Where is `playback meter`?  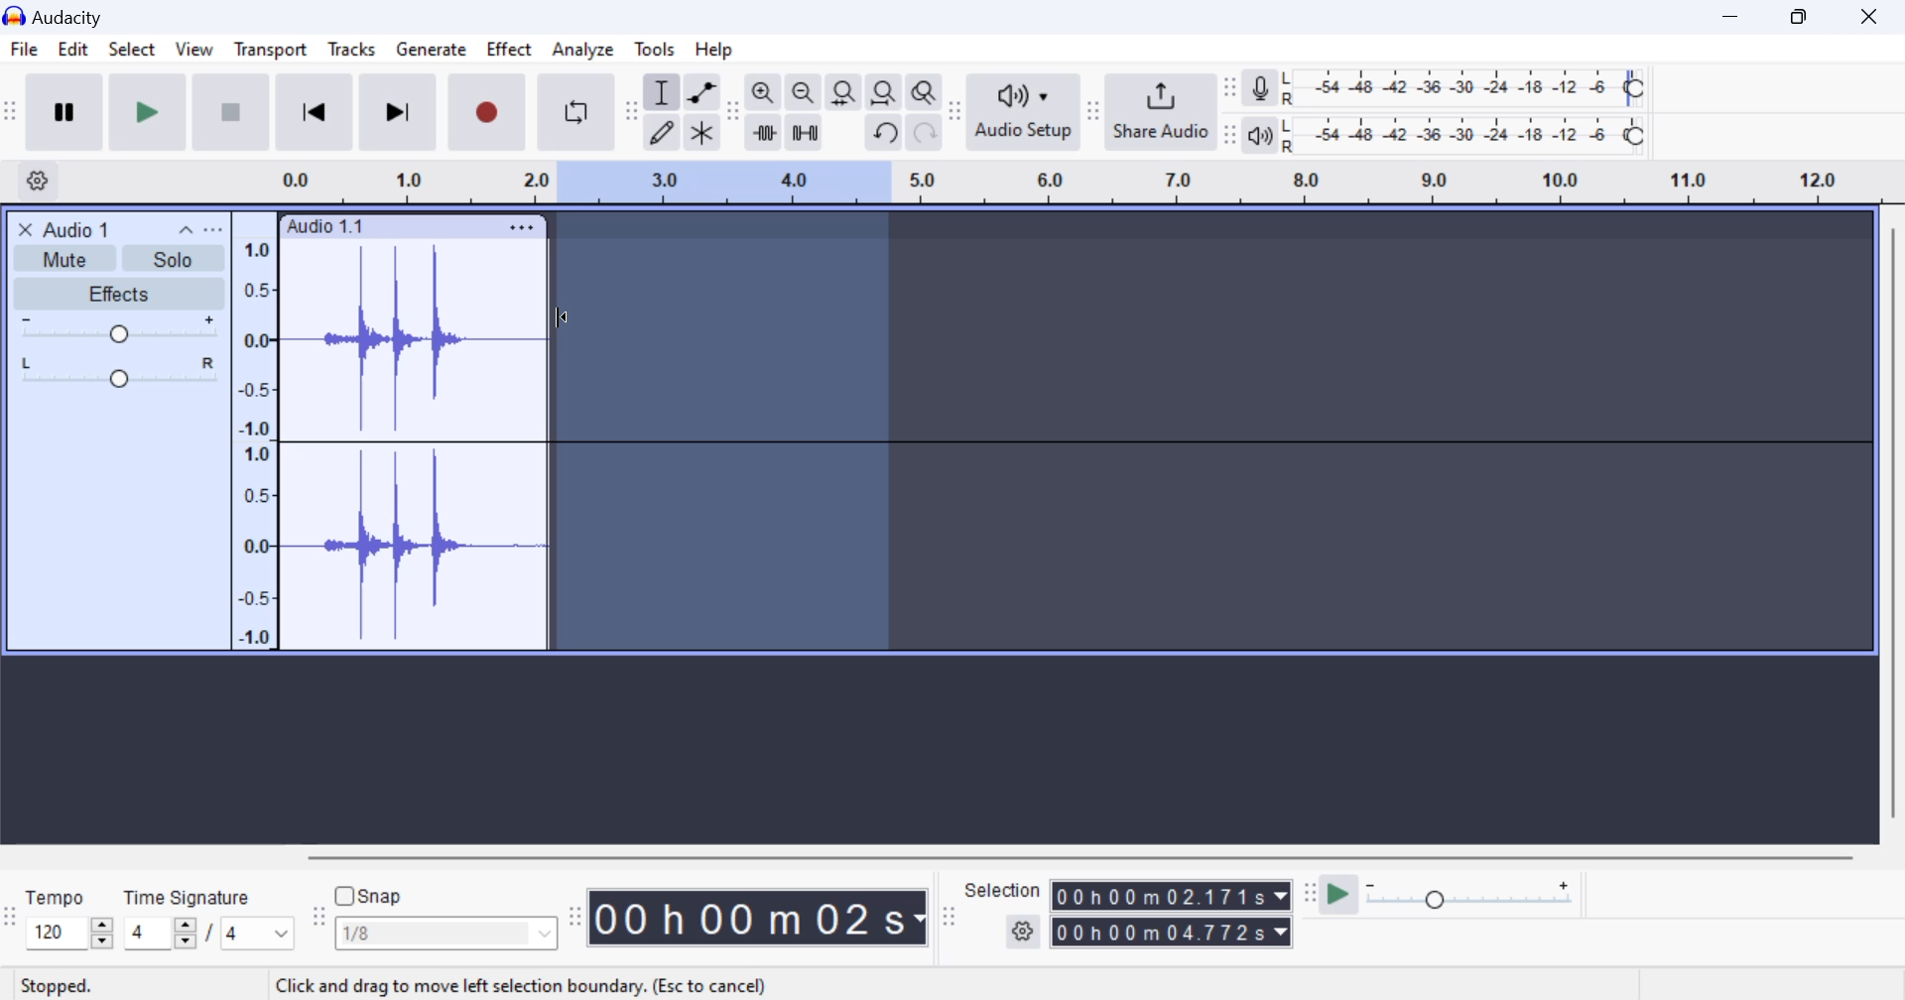
playback meter is located at coordinates (1261, 135).